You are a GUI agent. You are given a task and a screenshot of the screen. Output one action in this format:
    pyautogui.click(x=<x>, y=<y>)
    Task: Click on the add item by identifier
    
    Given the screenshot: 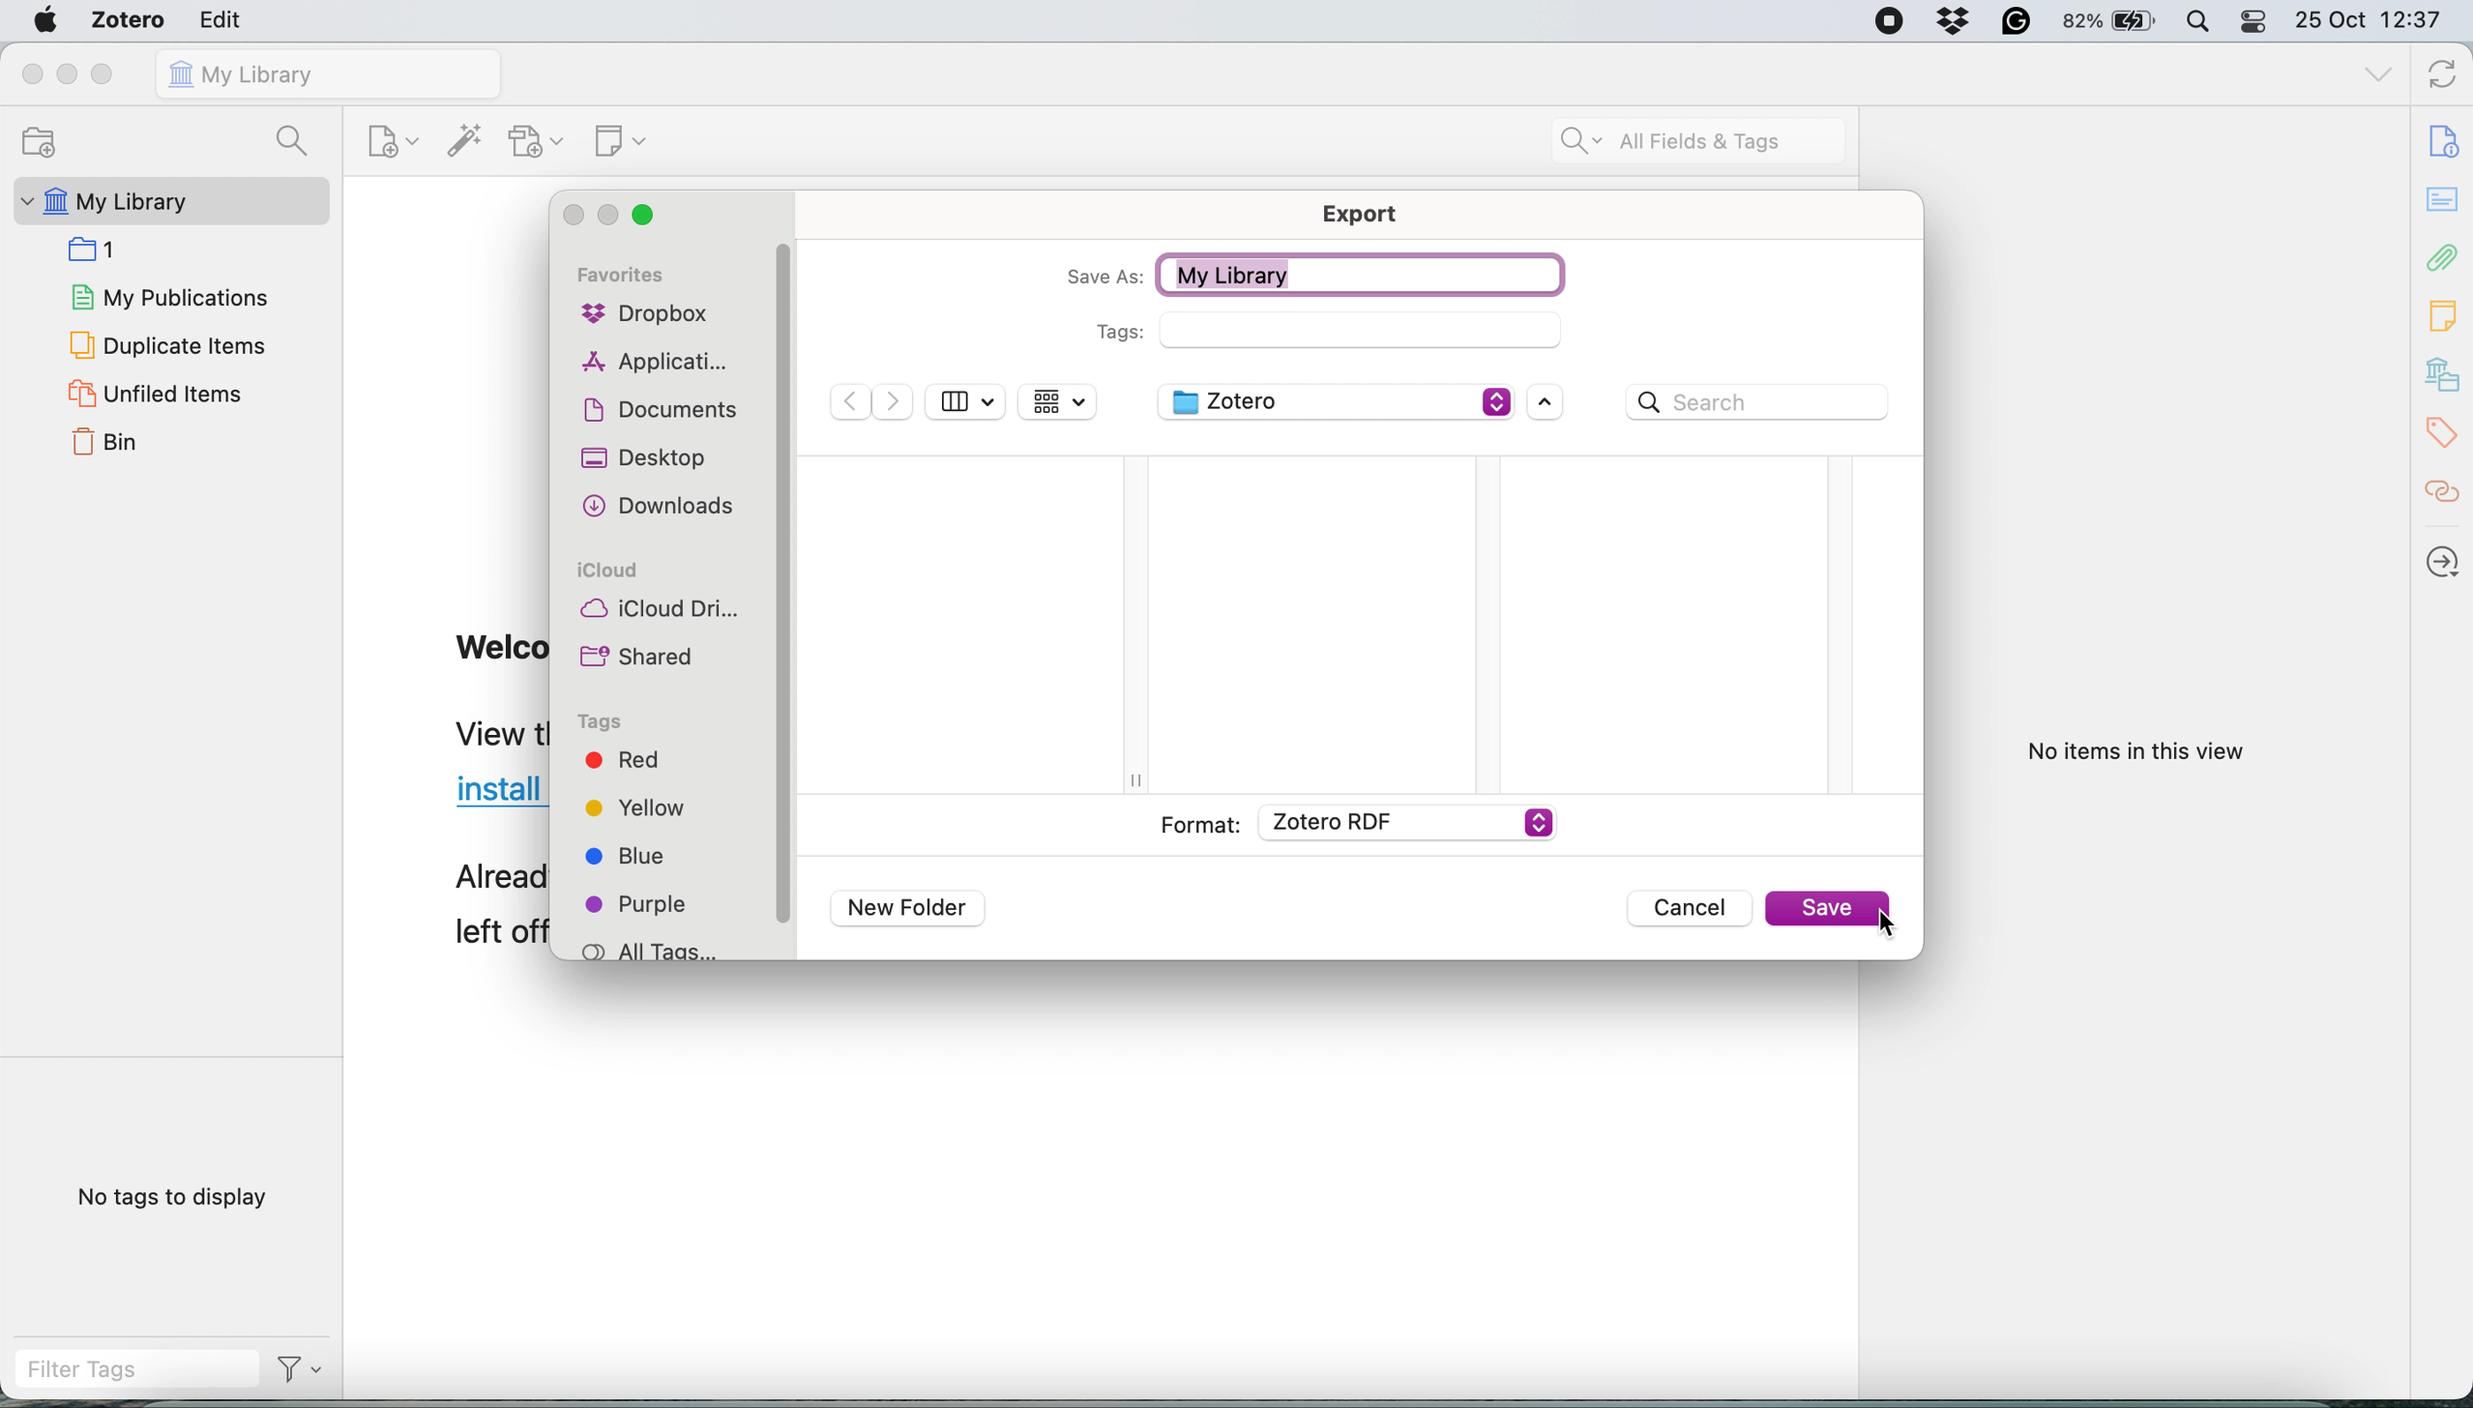 What is the action you would take?
    pyautogui.click(x=467, y=142)
    